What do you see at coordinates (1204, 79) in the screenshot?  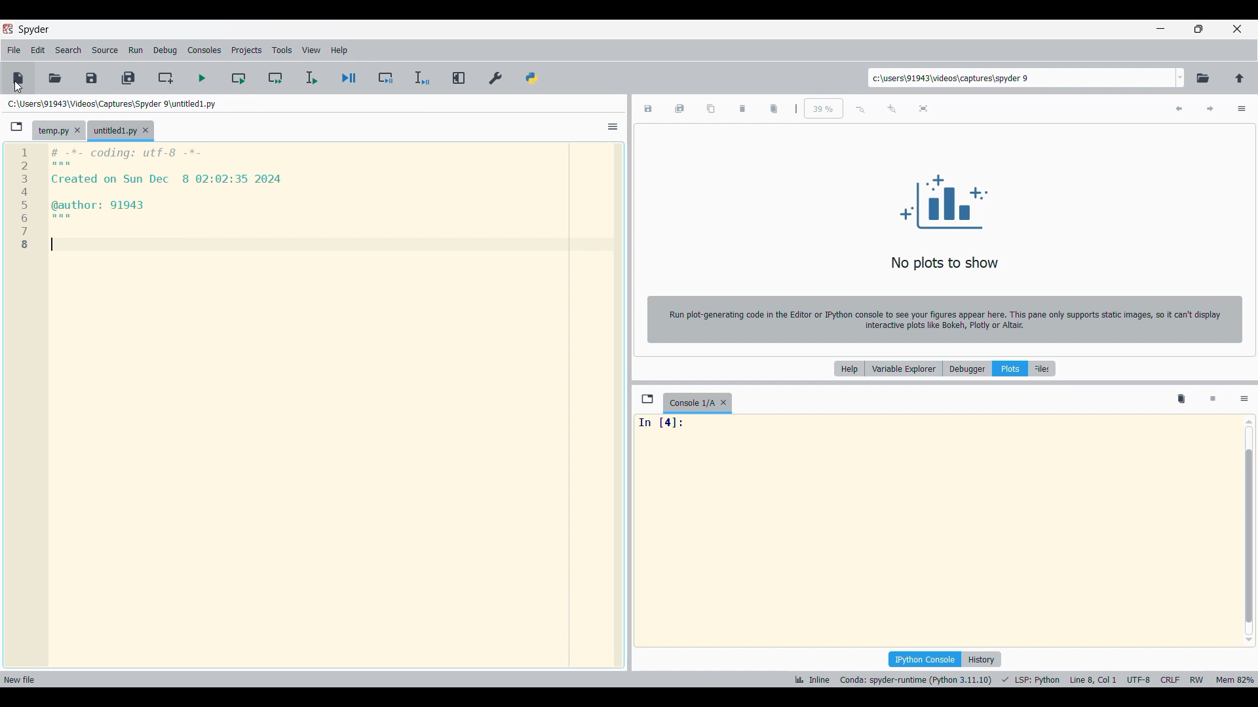 I see `Browse a working directory` at bounding box center [1204, 79].